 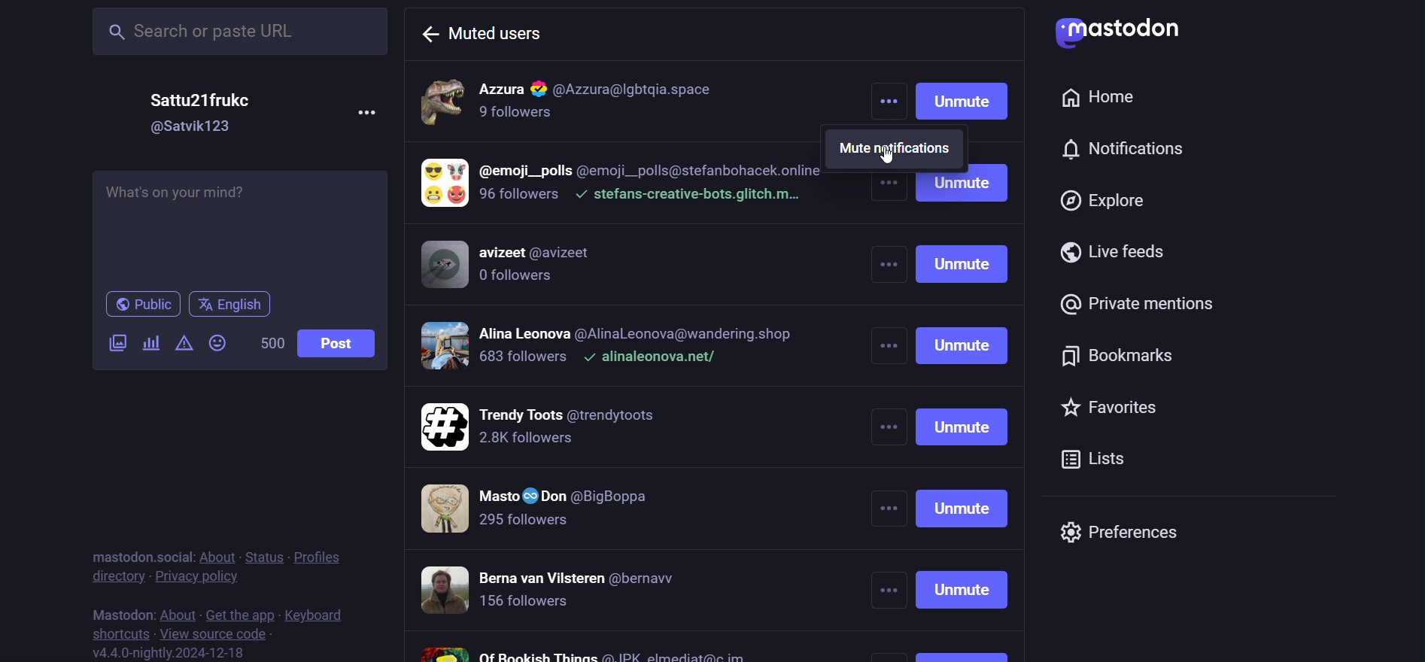 What do you see at coordinates (193, 127) in the screenshot?
I see `id` at bounding box center [193, 127].